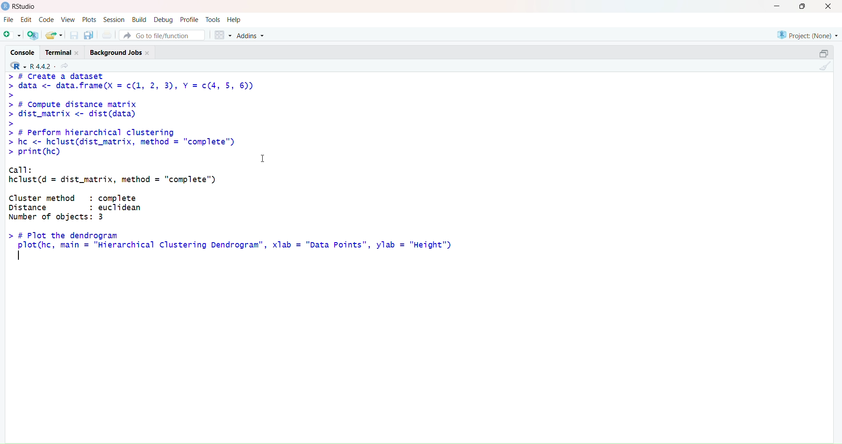 The image size is (842, 444). What do you see at coordinates (89, 20) in the screenshot?
I see `Plots` at bounding box center [89, 20].